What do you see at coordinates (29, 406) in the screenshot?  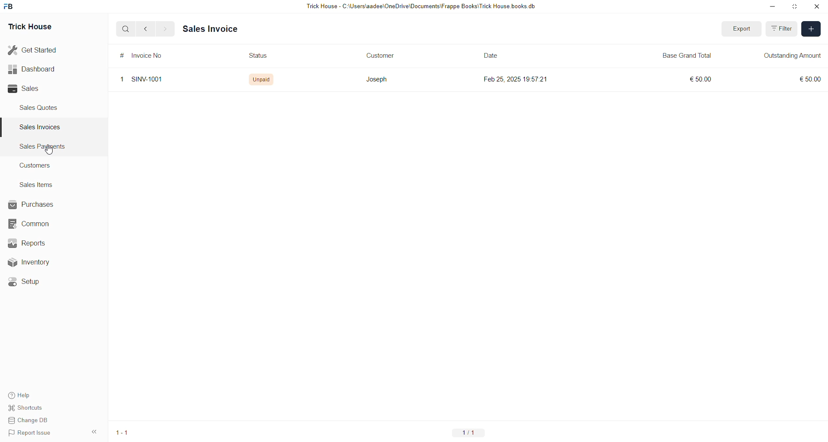 I see `Shortcuts` at bounding box center [29, 406].